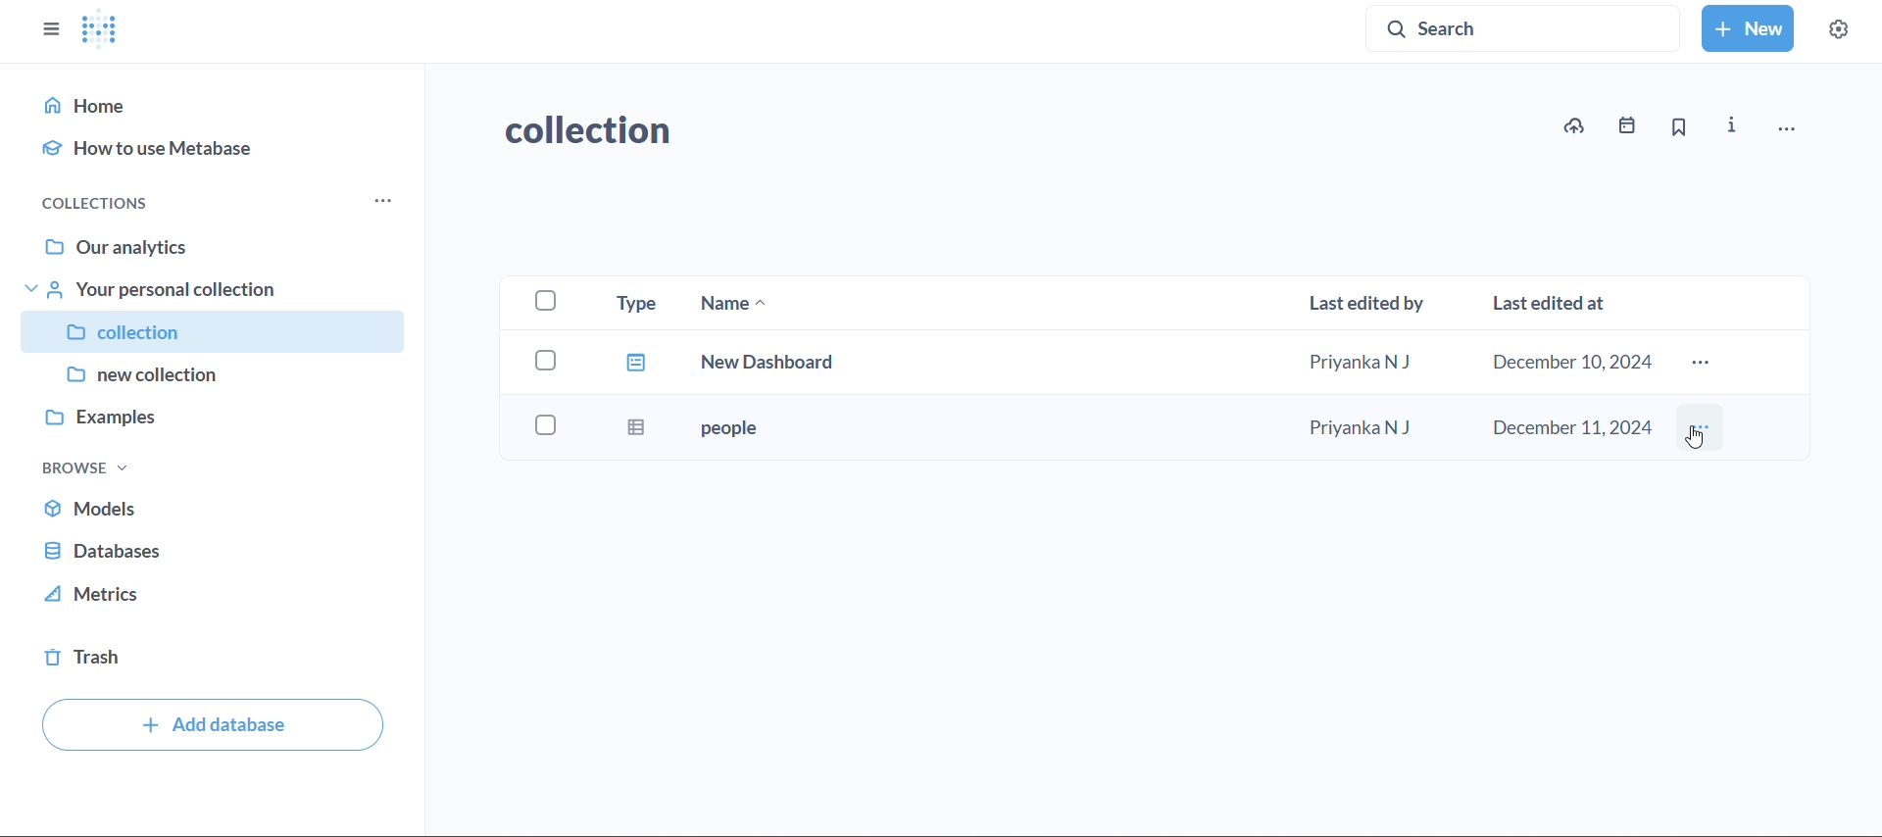  I want to click on collections, so click(112, 201).